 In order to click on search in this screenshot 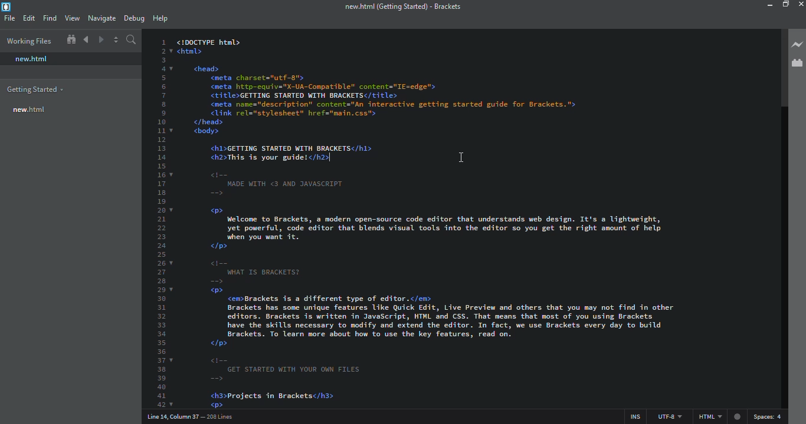, I will do `click(132, 41)`.